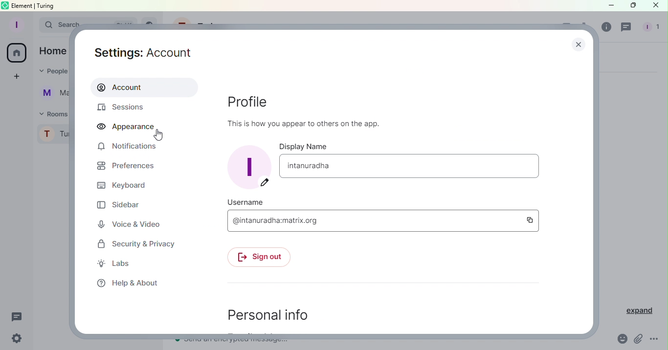  What do you see at coordinates (637, 340) in the screenshot?
I see `Attachment` at bounding box center [637, 340].